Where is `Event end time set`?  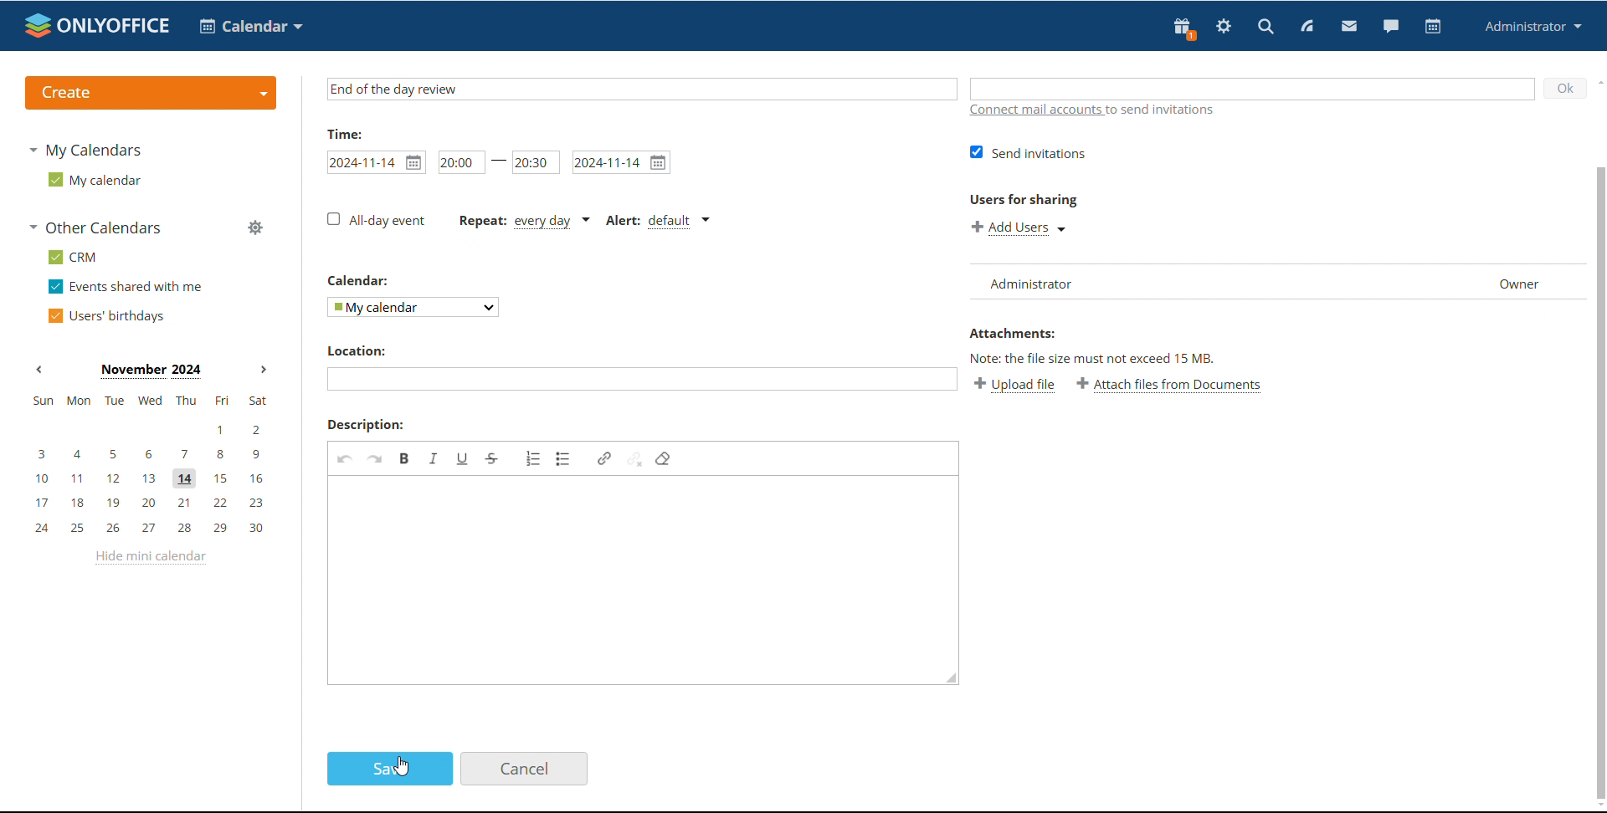
Event end time set is located at coordinates (536, 162).